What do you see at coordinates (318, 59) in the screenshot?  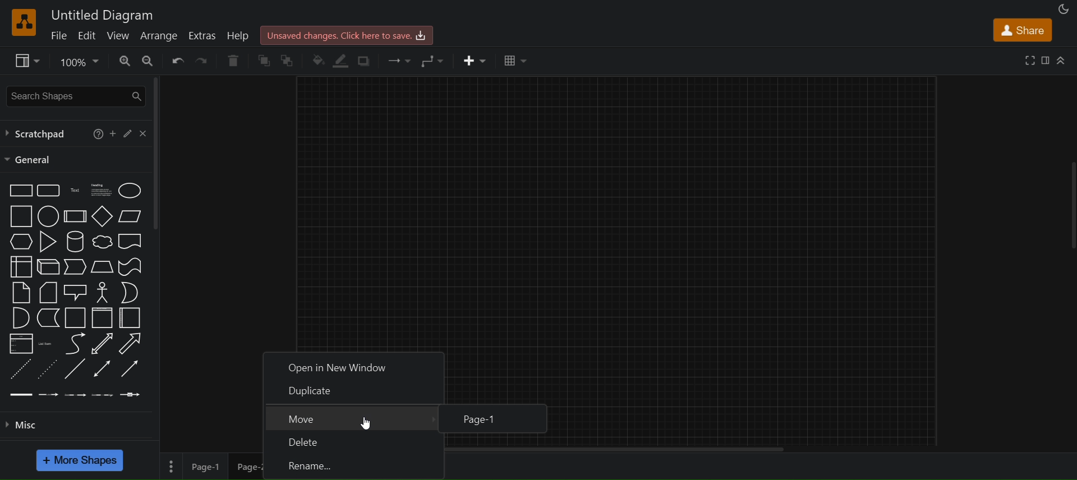 I see `fill color` at bounding box center [318, 59].